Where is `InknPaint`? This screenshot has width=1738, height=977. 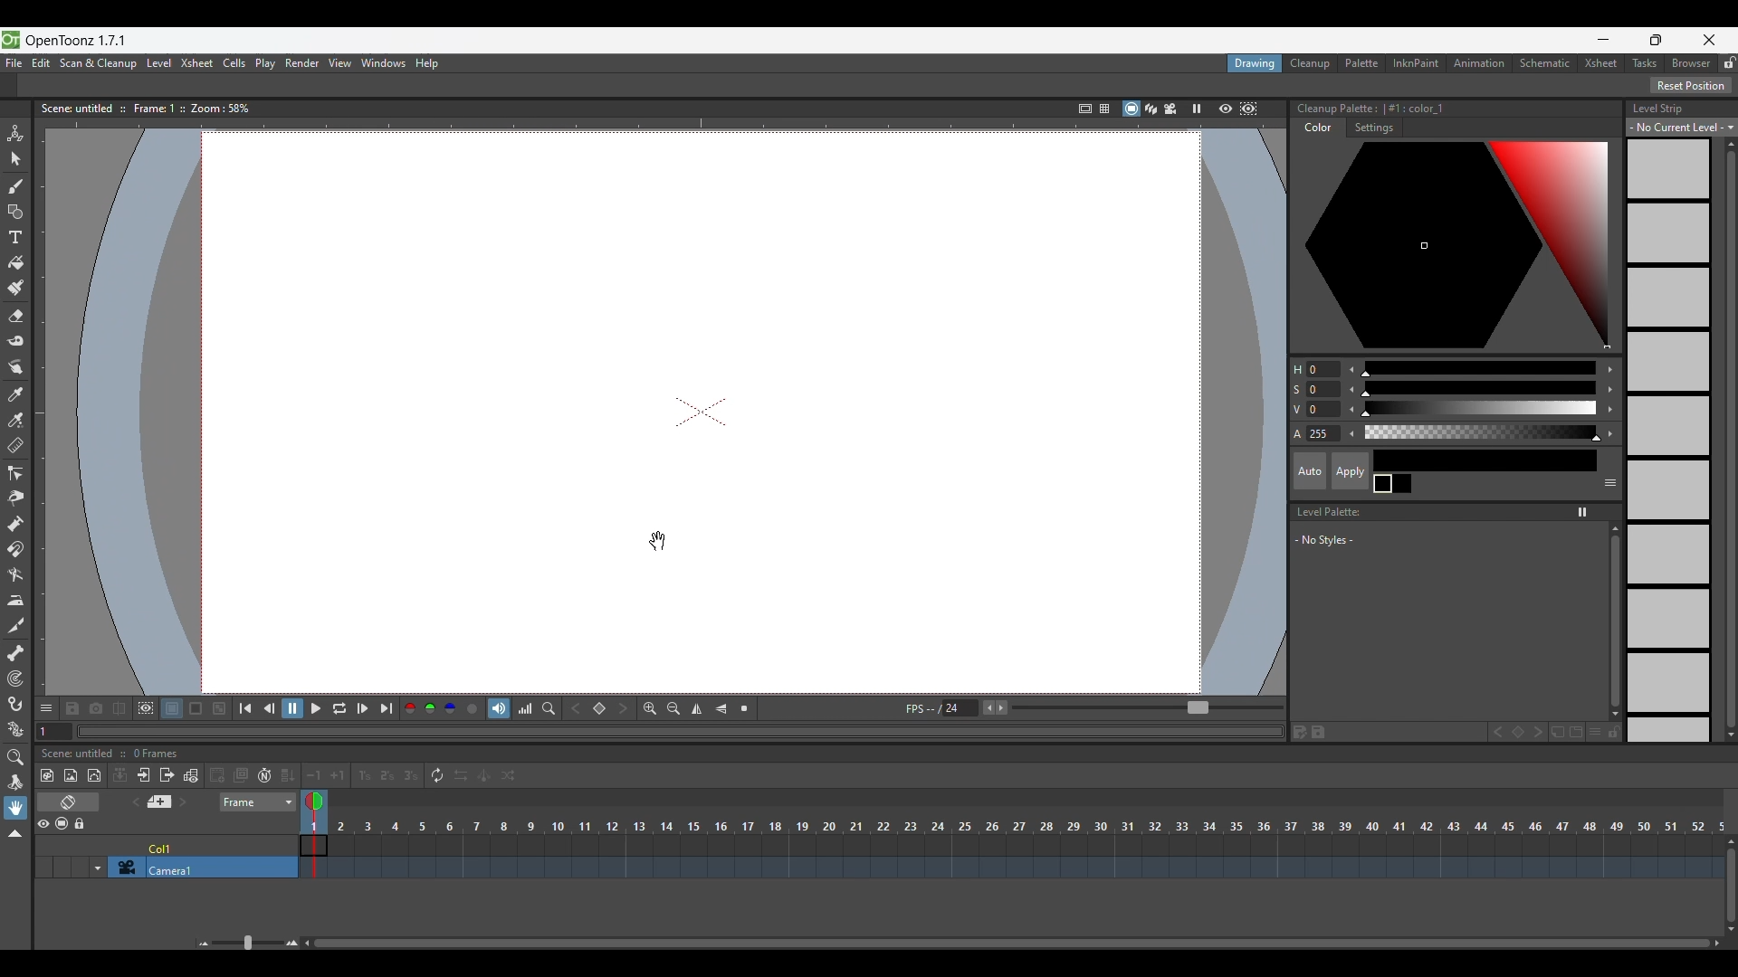 InknPaint is located at coordinates (1415, 63).